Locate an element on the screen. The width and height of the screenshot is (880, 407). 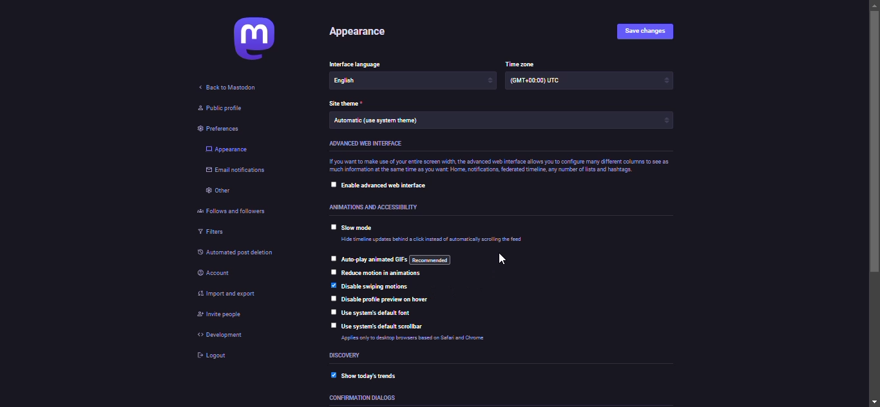
appearance is located at coordinates (227, 149).